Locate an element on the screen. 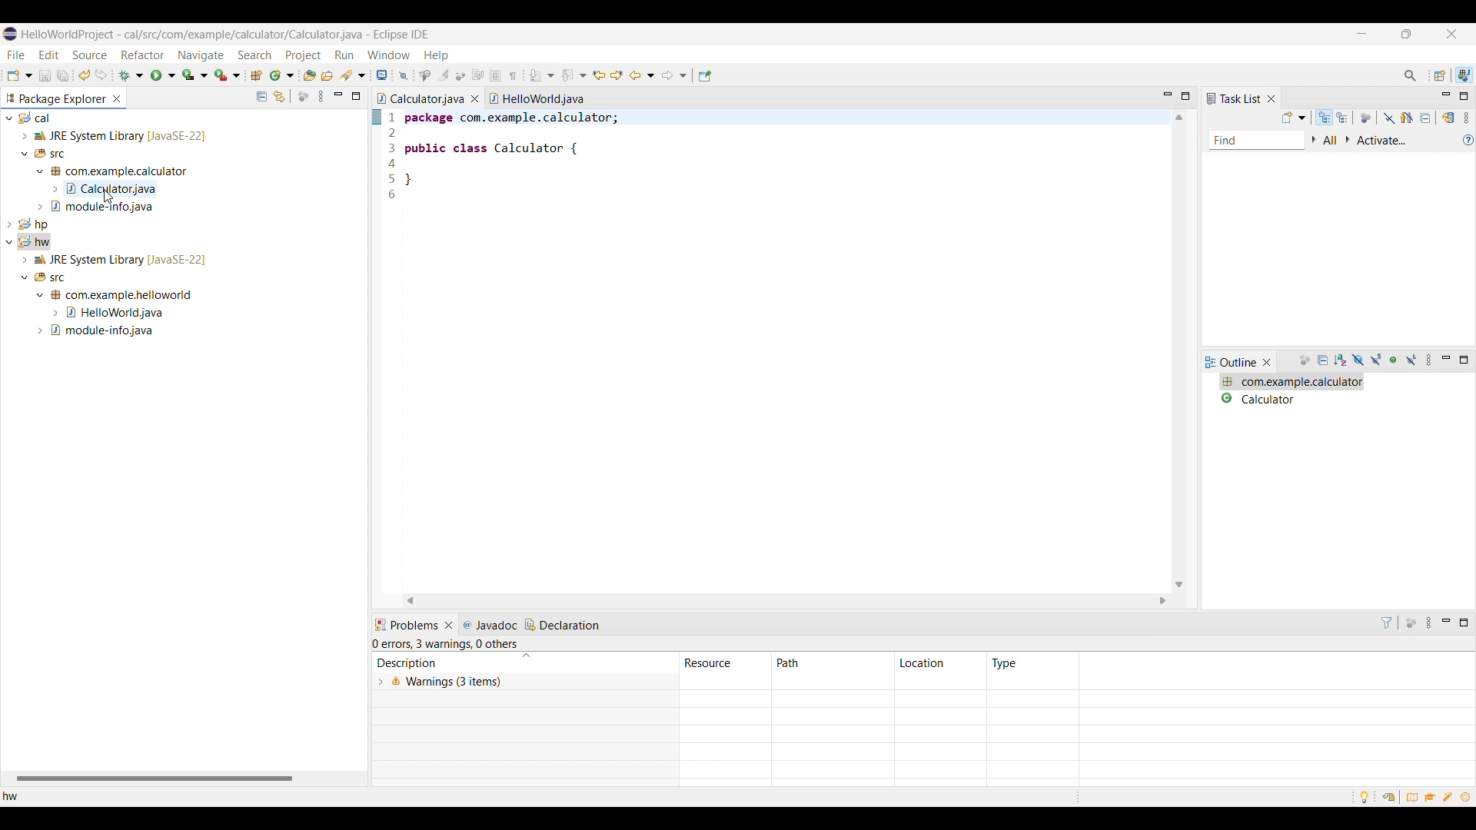 This screenshot has height=830, width=1476. New Java Package is located at coordinates (257, 75).